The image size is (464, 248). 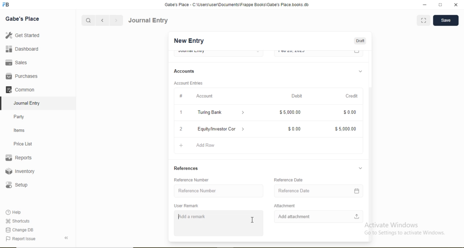 What do you see at coordinates (22, 35) in the screenshot?
I see `Get Started` at bounding box center [22, 35].